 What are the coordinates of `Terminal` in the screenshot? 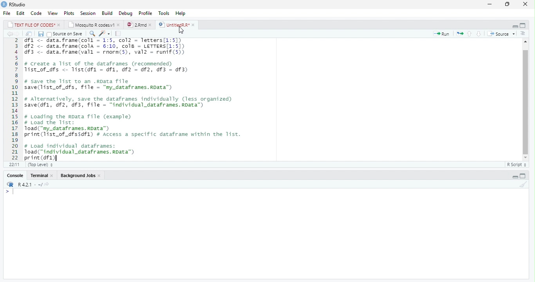 It's located at (42, 175).